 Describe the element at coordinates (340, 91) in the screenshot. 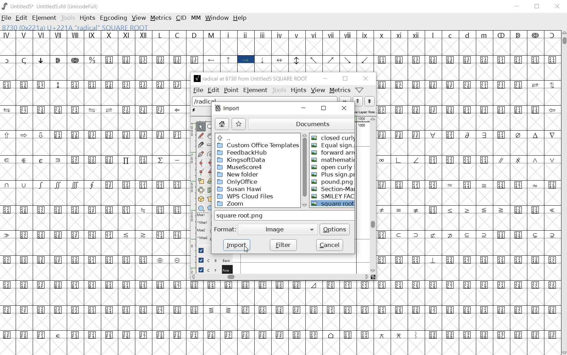

I see `metrics` at that location.